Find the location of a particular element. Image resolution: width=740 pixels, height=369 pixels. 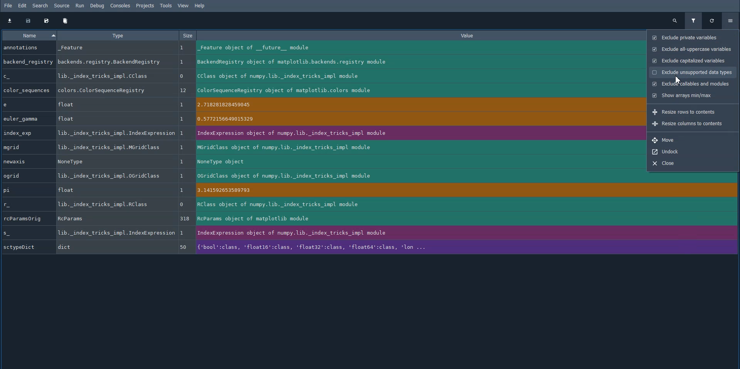

1 is located at coordinates (185, 105).